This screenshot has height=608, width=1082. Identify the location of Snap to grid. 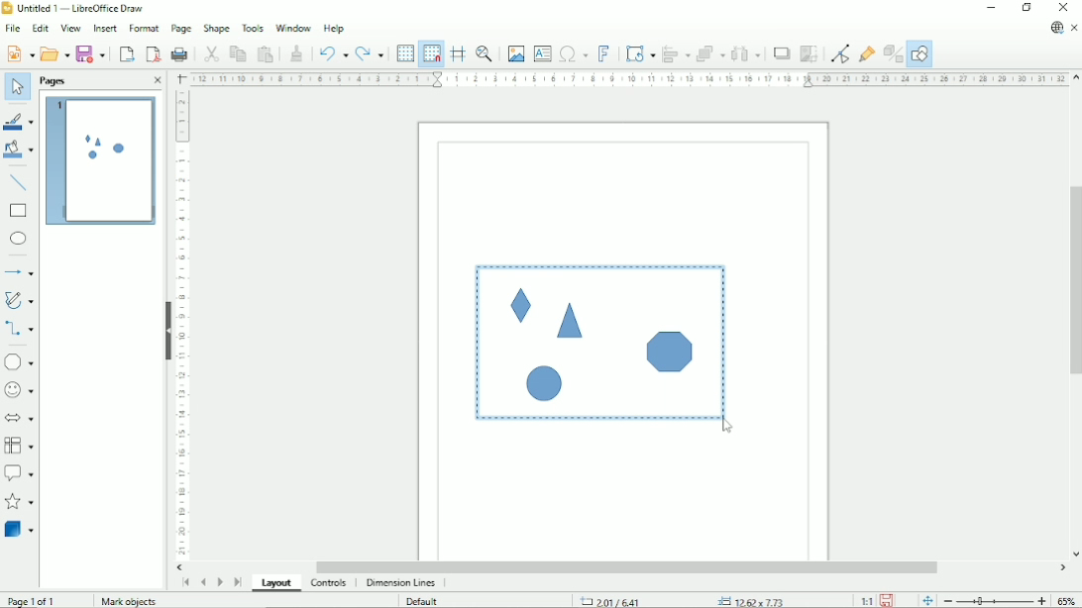
(431, 52).